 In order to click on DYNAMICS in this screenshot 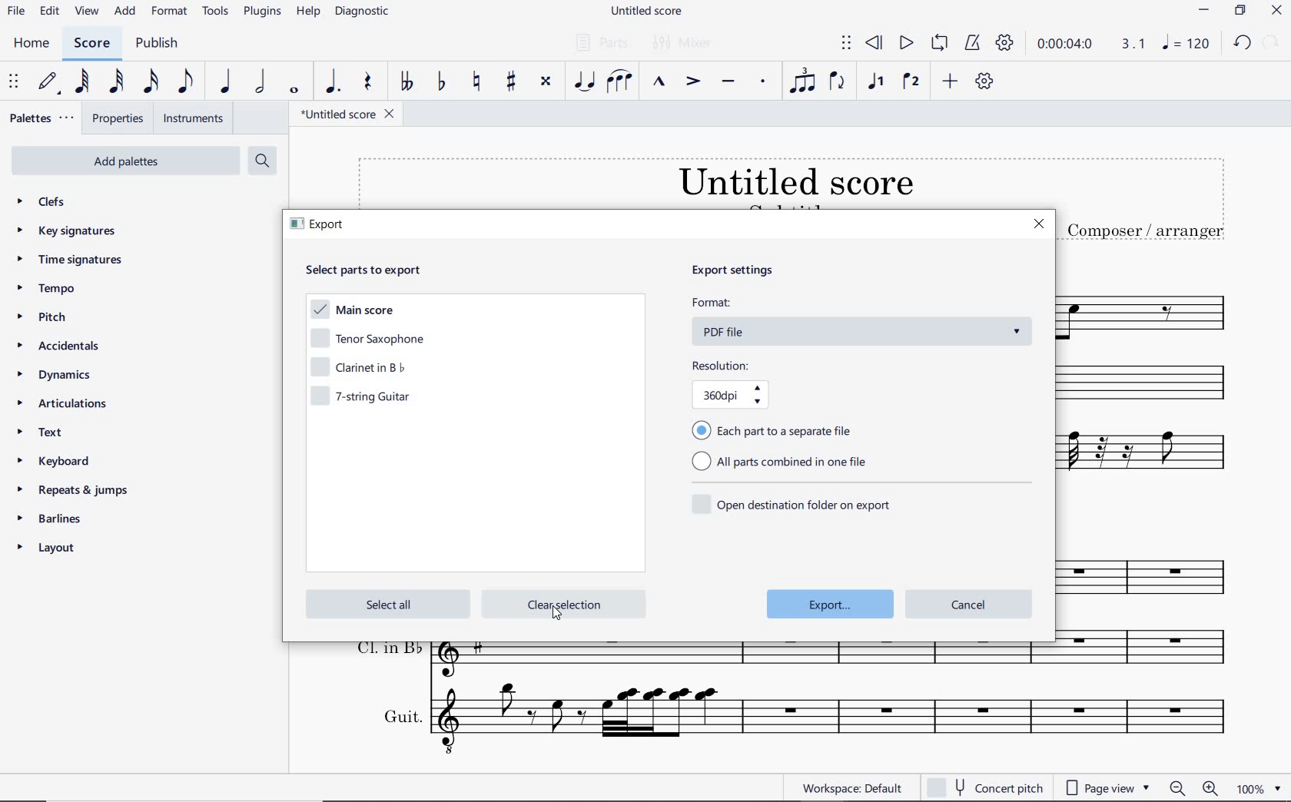, I will do `click(58, 377)`.